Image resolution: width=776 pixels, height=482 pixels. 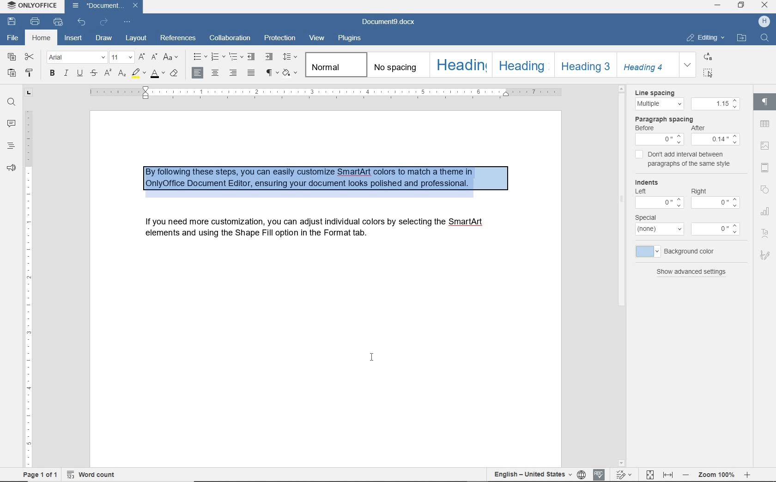 What do you see at coordinates (665, 119) in the screenshot?
I see `PARAGRAPH SPACING` at bounding box center [665, 119].